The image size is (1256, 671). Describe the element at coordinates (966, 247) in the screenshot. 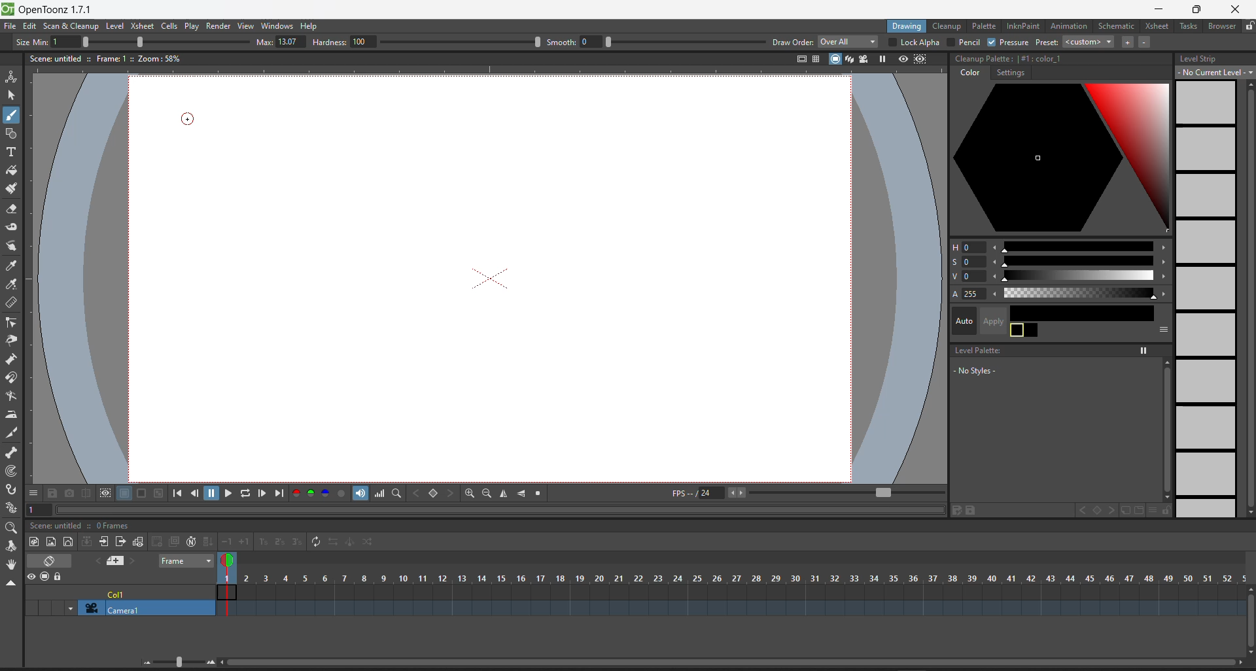

I see `hue` at that location.